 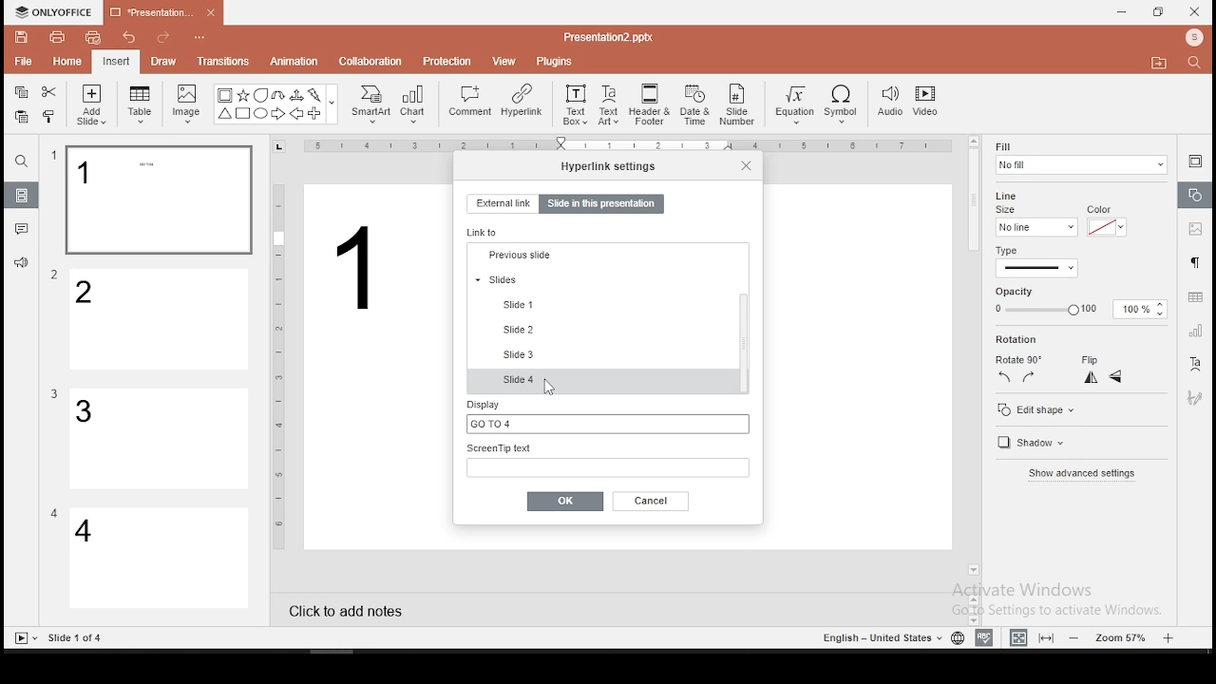 I want to click on clone formatting, so click(x=52, y=119).